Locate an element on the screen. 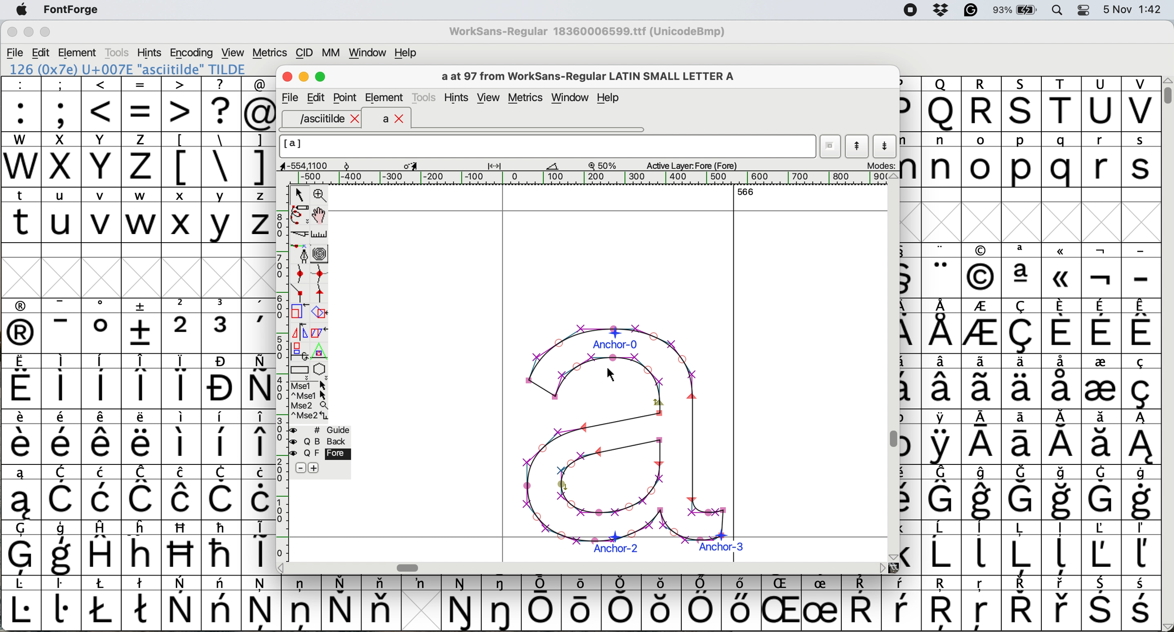 The image size is (1174, 632). symbol is located at coordinates (821, 604).